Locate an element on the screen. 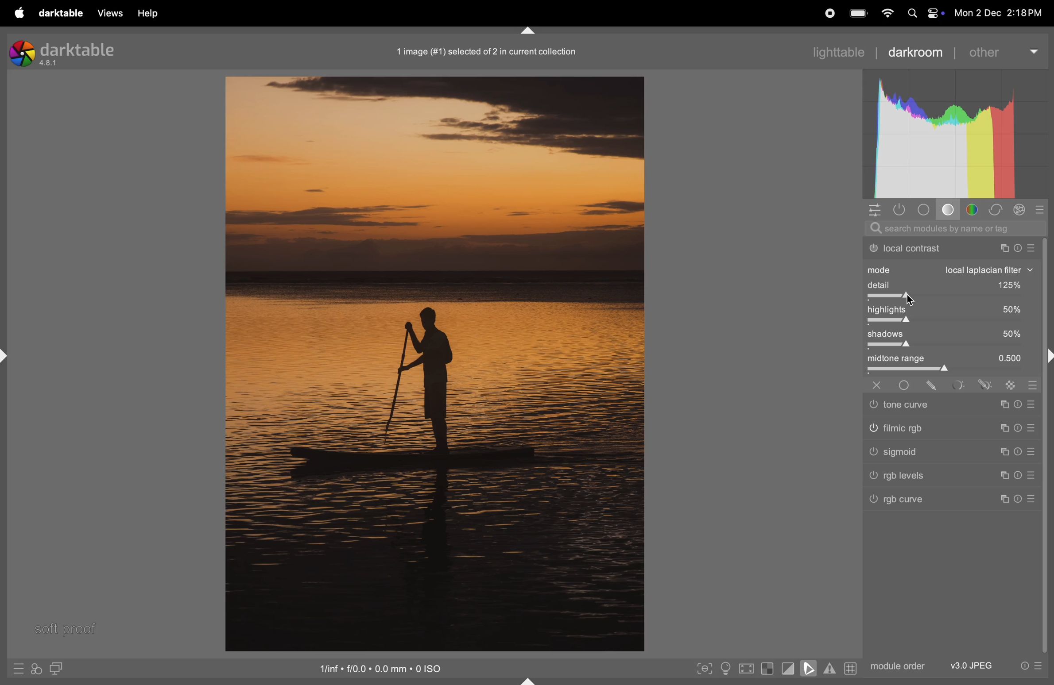  wifi is located at coordinates (886, 13).